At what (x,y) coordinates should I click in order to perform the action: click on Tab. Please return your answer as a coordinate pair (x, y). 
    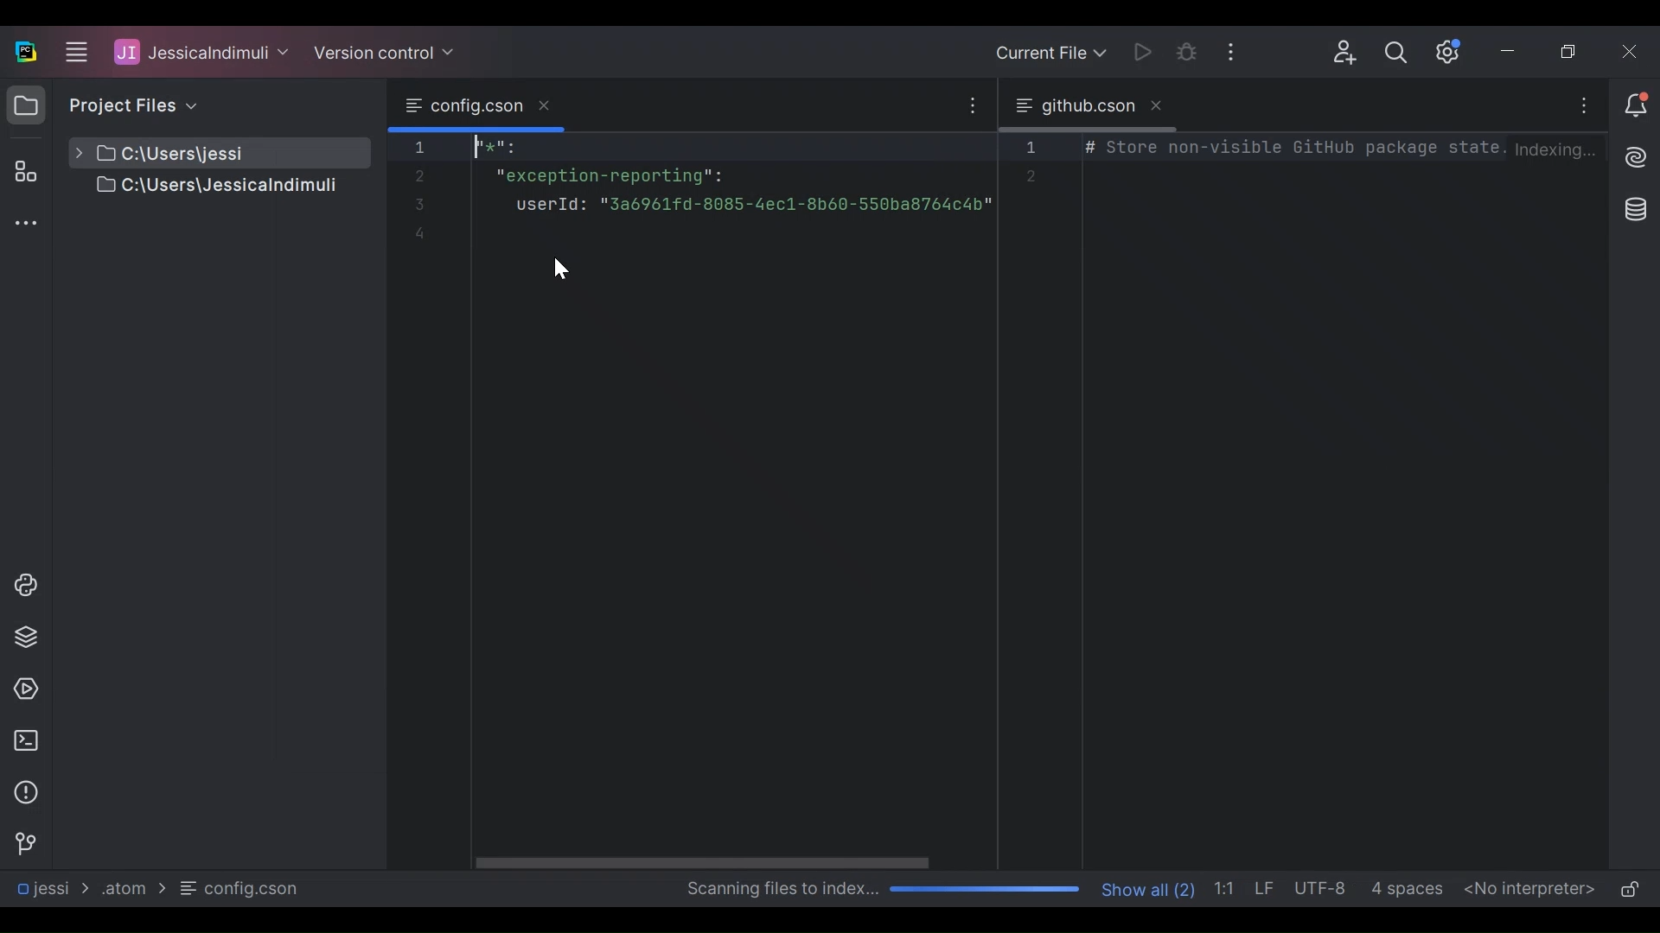
    Looking at the image, I should click on (1089, 107).